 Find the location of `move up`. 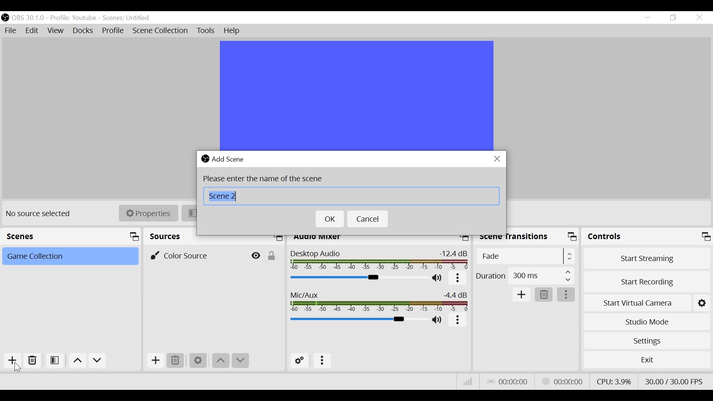

move up is located at coordinates (76, 361).